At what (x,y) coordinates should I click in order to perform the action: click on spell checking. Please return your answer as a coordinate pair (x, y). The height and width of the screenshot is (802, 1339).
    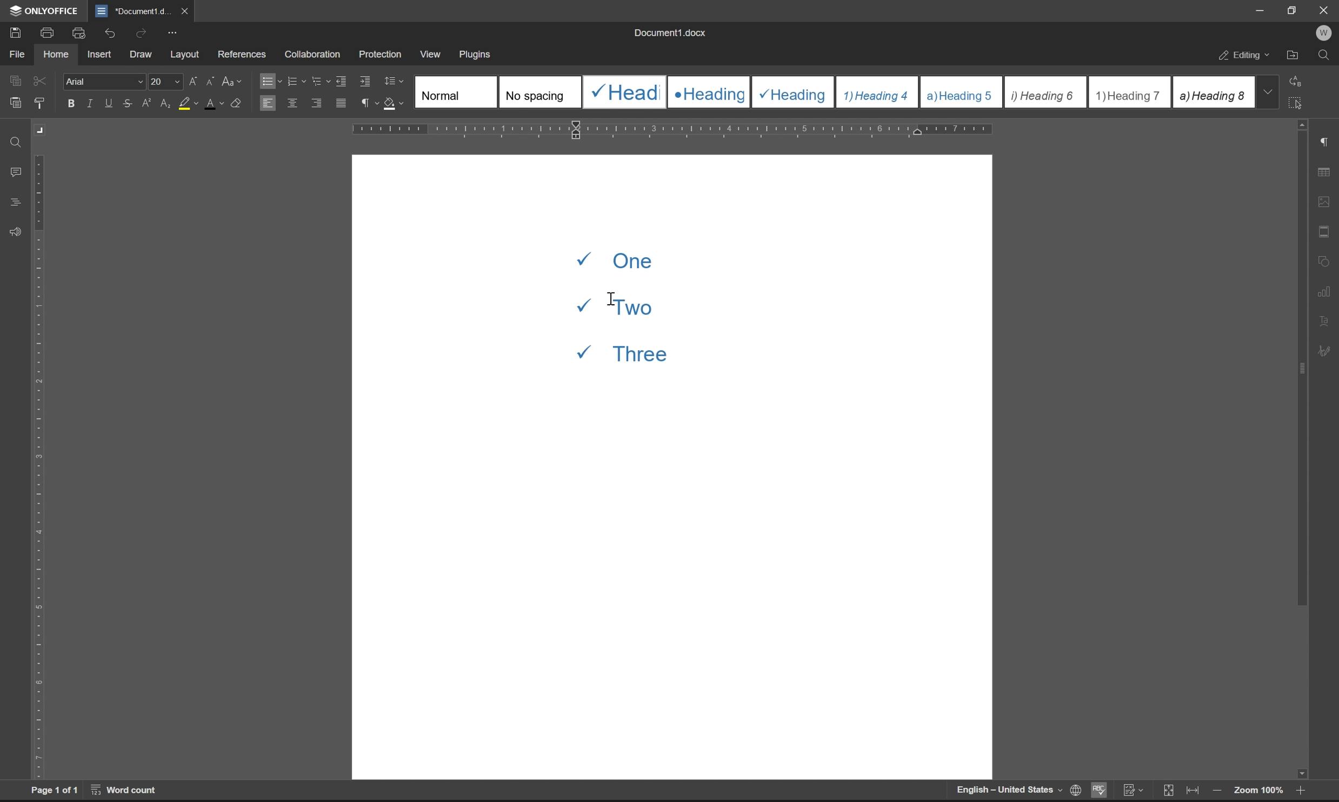
    Looking at the image, I should click on (1098, 790).